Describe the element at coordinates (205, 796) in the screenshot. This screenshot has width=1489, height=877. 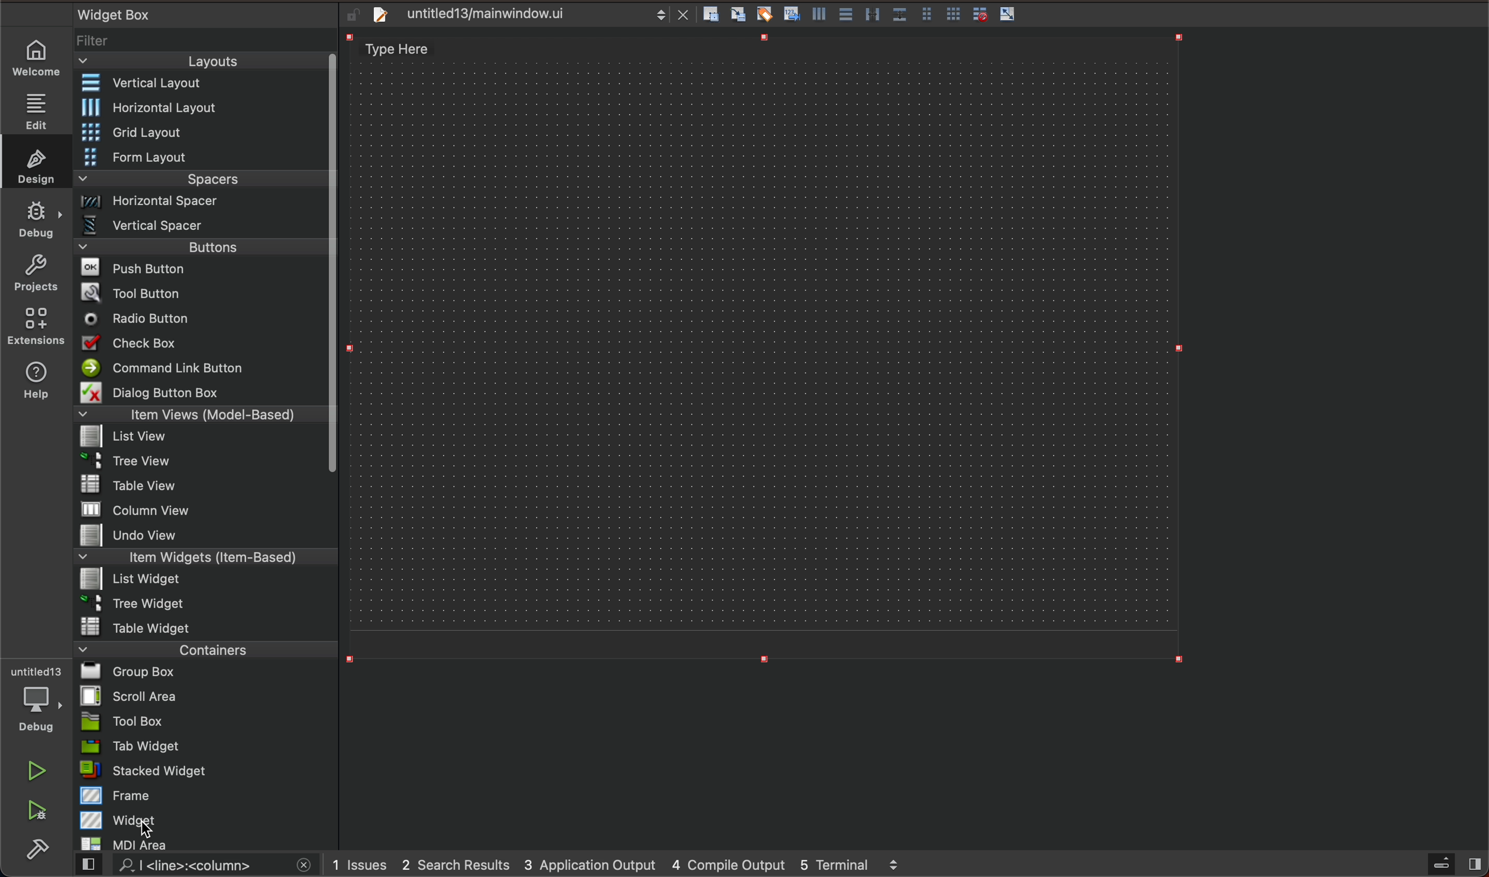
I see `frame` at that location.